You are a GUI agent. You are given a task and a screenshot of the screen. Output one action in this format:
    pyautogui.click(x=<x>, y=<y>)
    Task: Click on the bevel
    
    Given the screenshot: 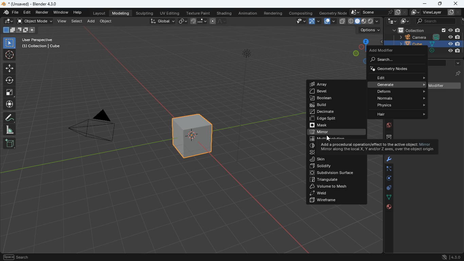 What is the action you would take?
    pyautogui.click(x=330, y=91)
    